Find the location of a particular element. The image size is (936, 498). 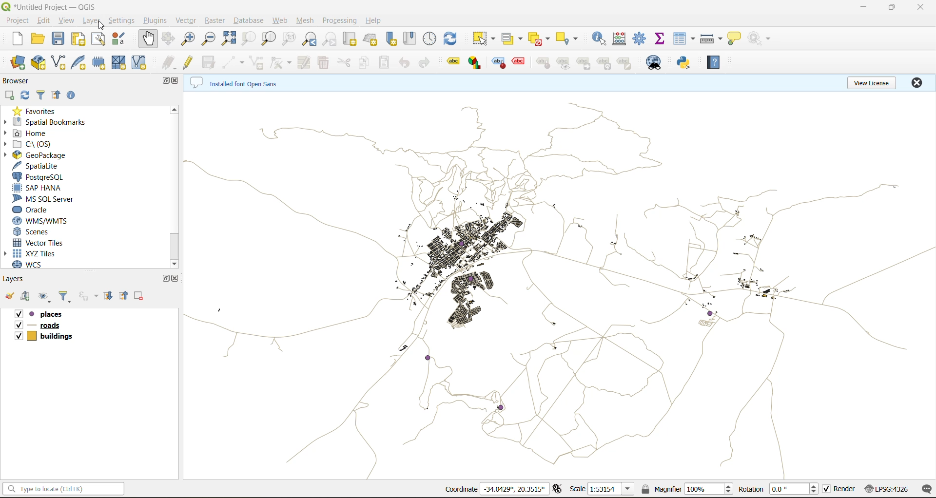

manage map is located at coordinates (44, 297).